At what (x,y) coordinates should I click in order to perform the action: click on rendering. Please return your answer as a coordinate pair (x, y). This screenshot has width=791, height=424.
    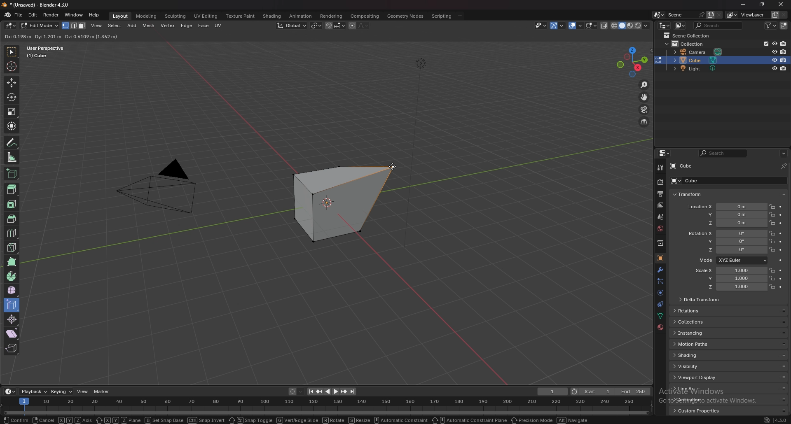
    Looking at the image, I should click on (332, 16).